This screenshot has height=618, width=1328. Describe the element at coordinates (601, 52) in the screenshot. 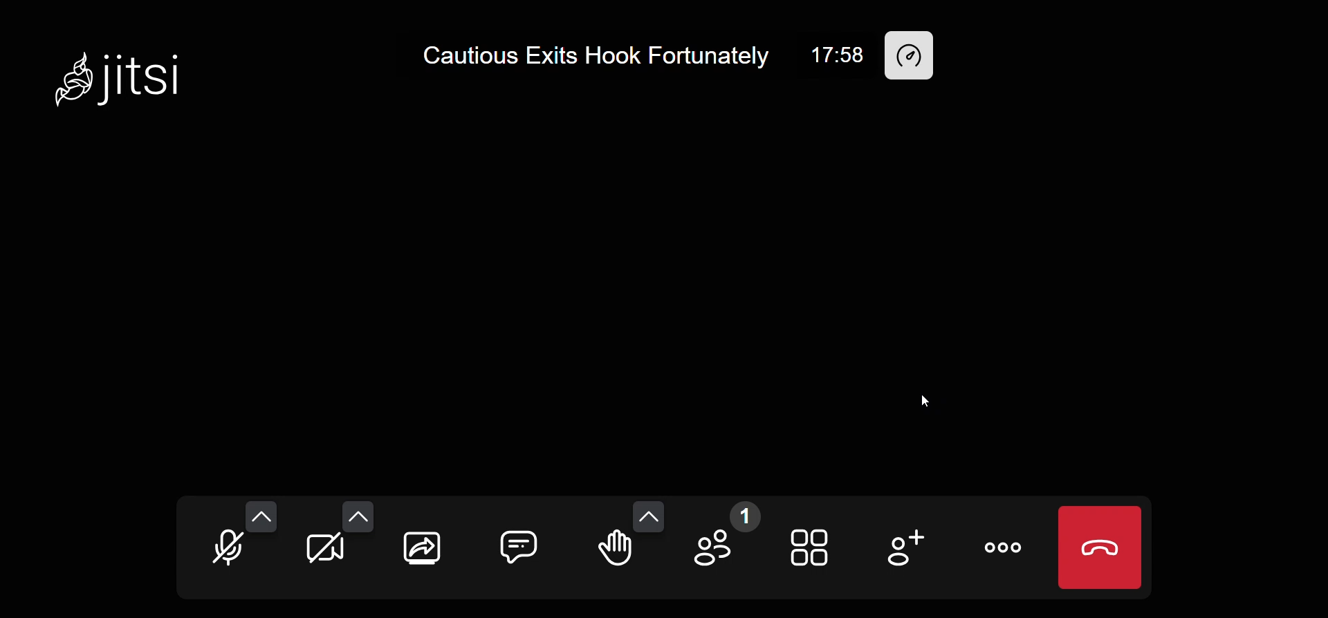

I see `Cautious Exits Hook Fortunately` at that location.